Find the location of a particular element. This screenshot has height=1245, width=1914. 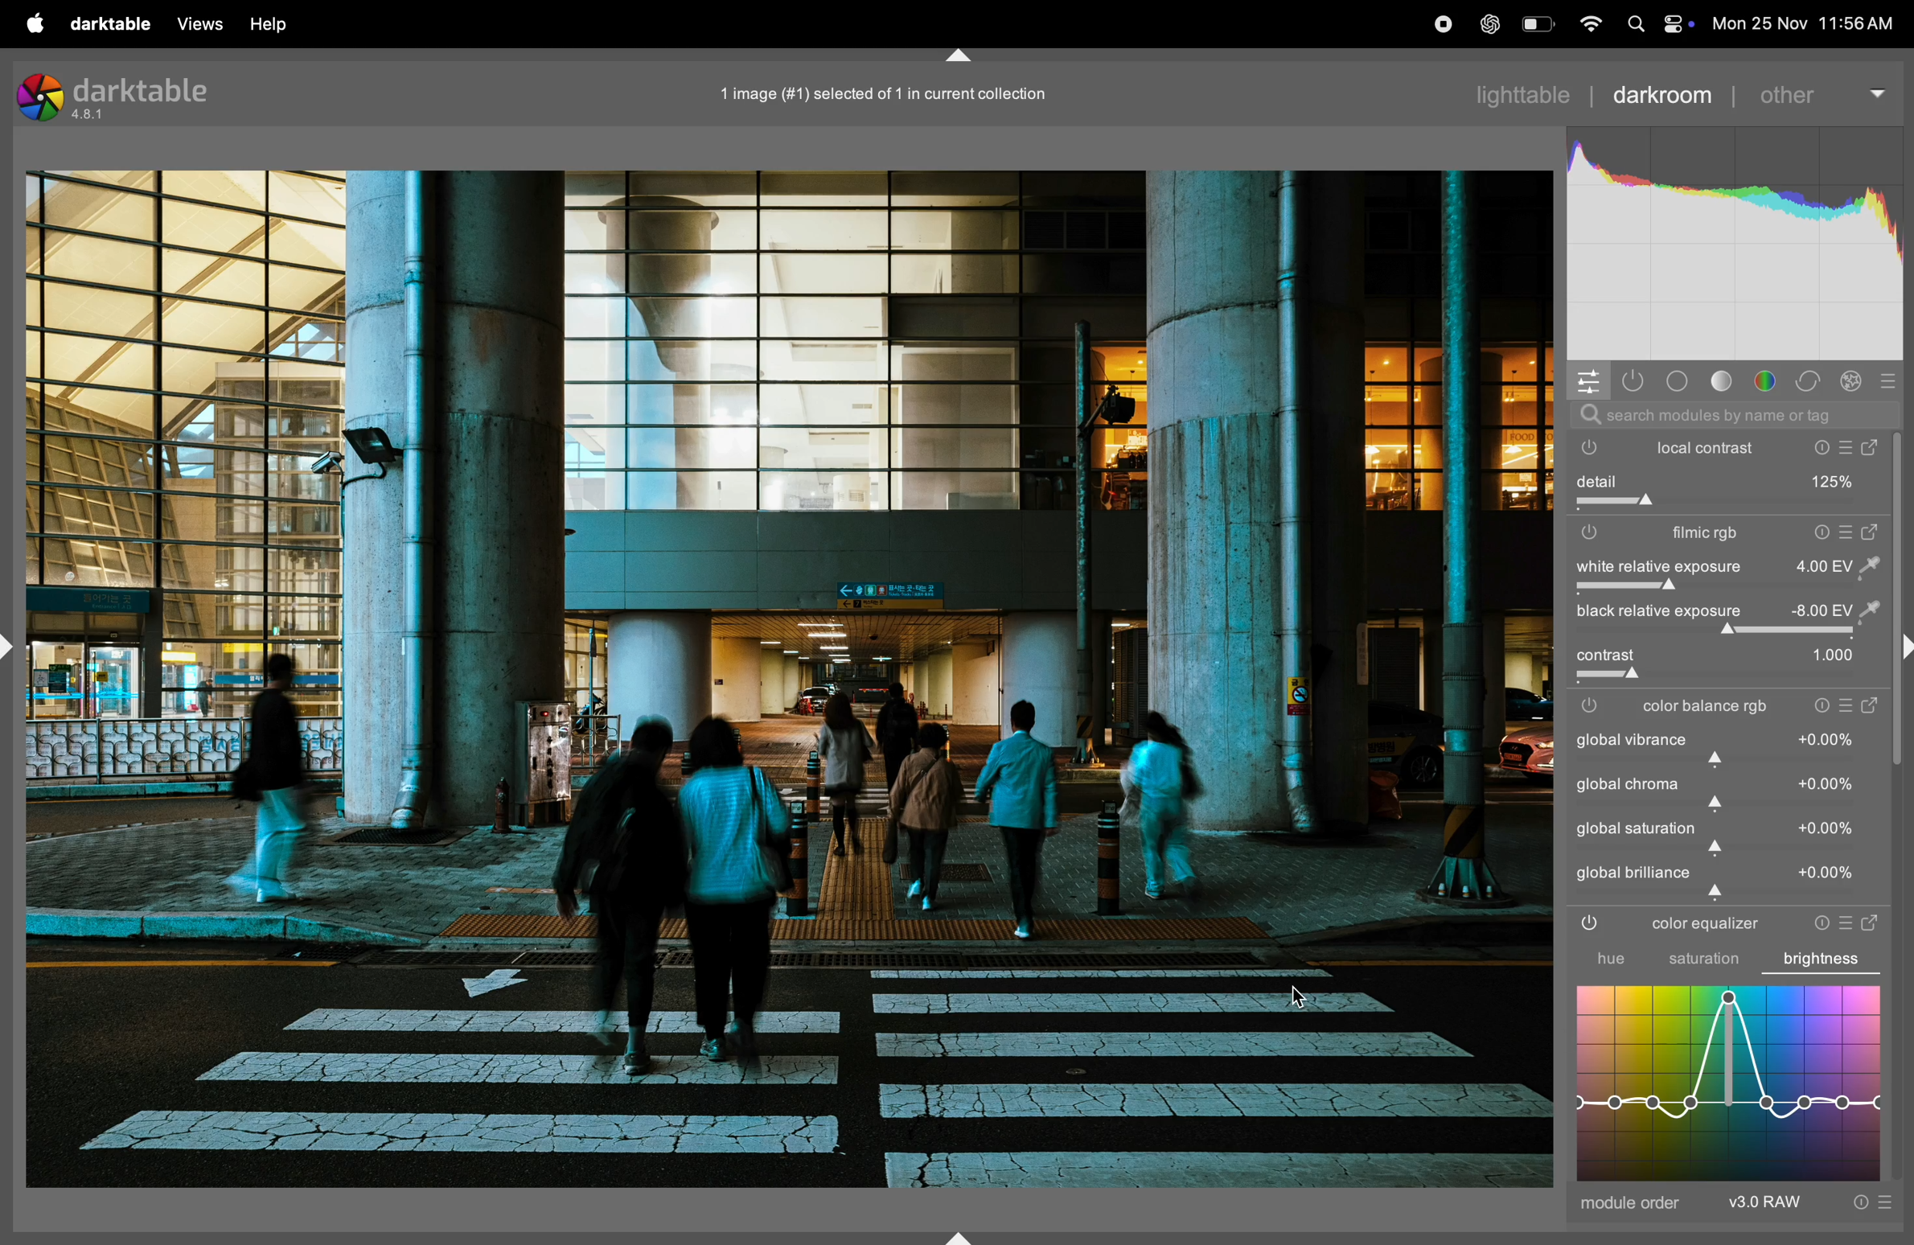

views is located at coordinates (198, 24).